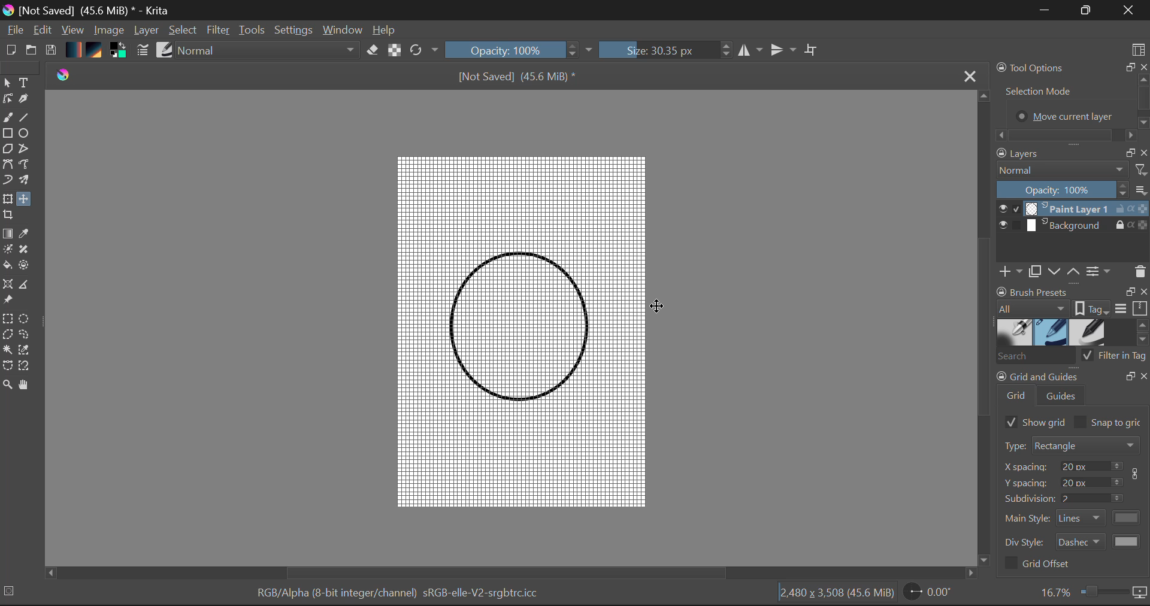  What do you see at coordinates (837, 595) in the screenshot?
I see `Document Dimensions` at bounding box center [837, 595].